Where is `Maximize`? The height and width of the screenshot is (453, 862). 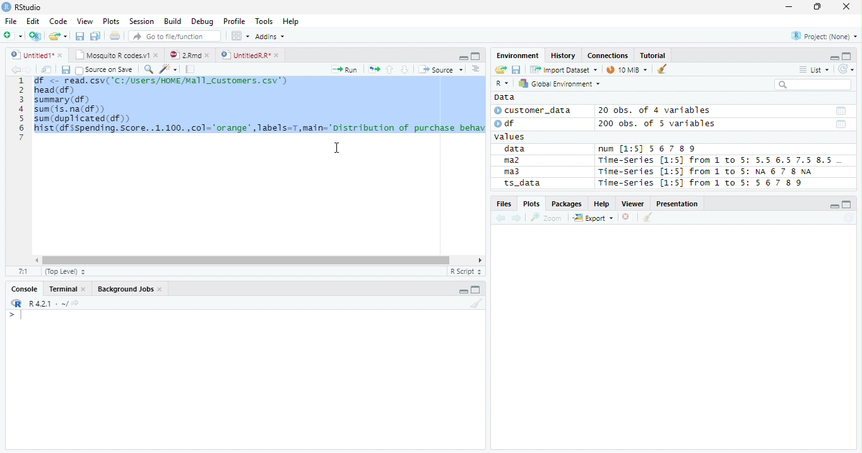 Maximize is located at coordinates (847, 56).